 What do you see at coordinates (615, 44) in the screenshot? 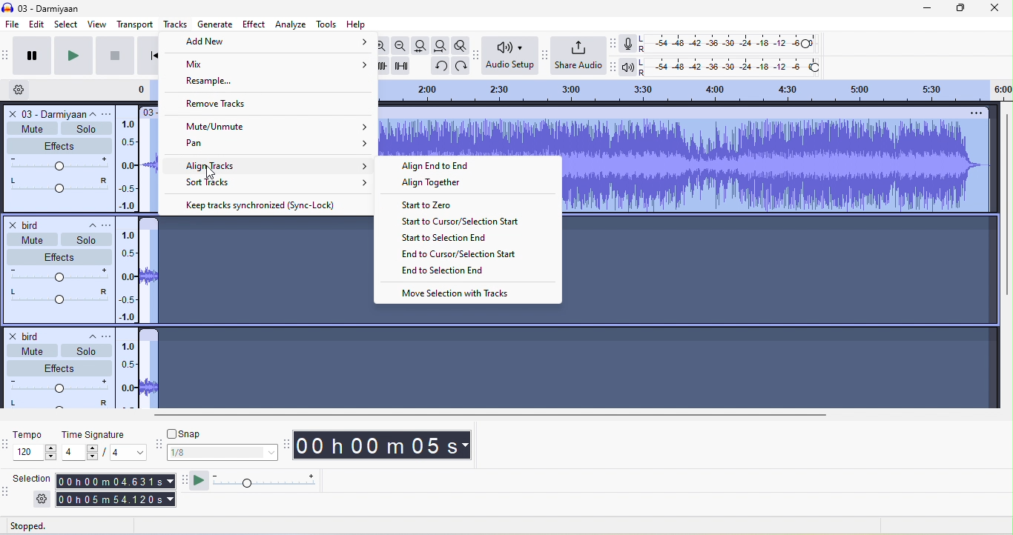
I see `audacity recording meter toolbar` at bounding box center [615, 44].